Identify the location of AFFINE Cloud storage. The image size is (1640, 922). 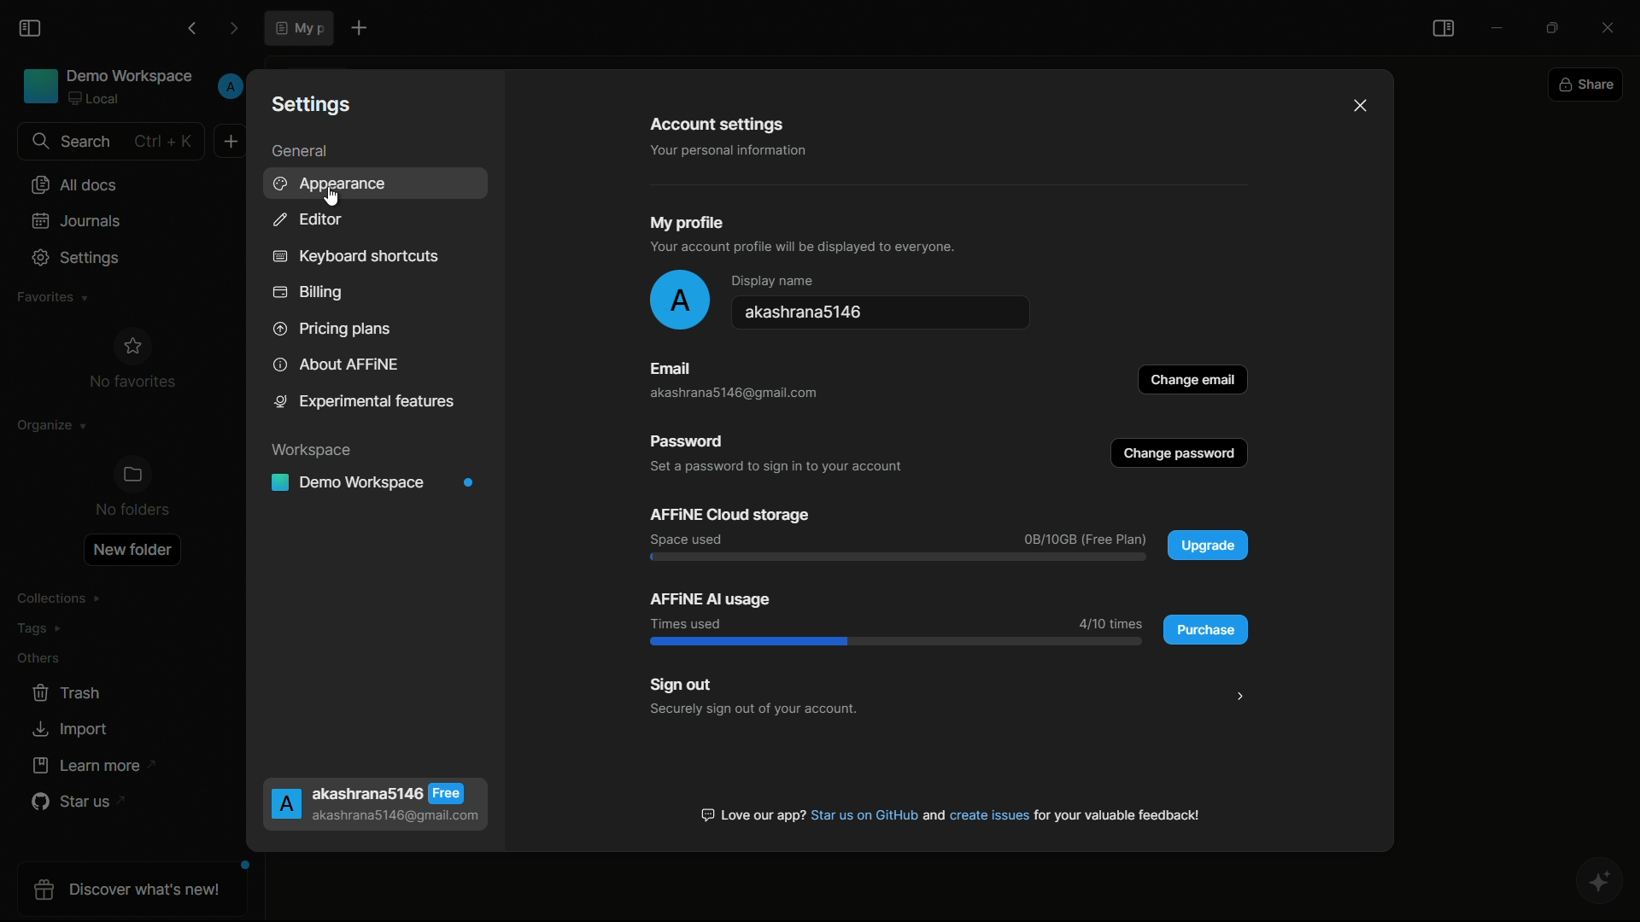
(729, 512).